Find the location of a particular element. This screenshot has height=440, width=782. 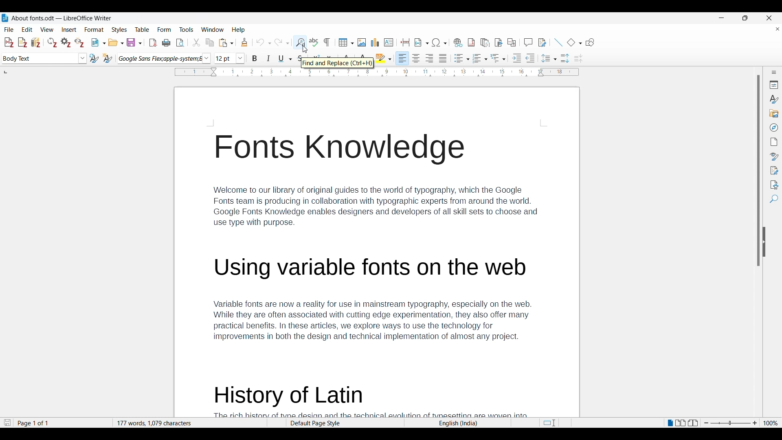

Find is located at coordinates (773, 199).